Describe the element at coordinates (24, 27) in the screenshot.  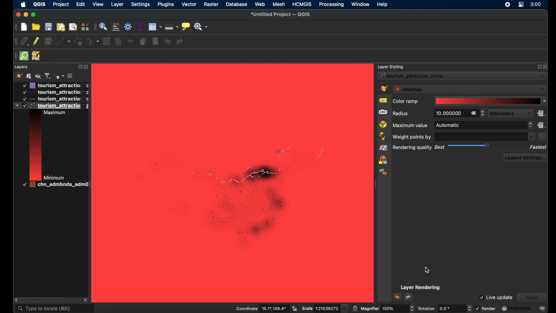
I see `new project` at that location.